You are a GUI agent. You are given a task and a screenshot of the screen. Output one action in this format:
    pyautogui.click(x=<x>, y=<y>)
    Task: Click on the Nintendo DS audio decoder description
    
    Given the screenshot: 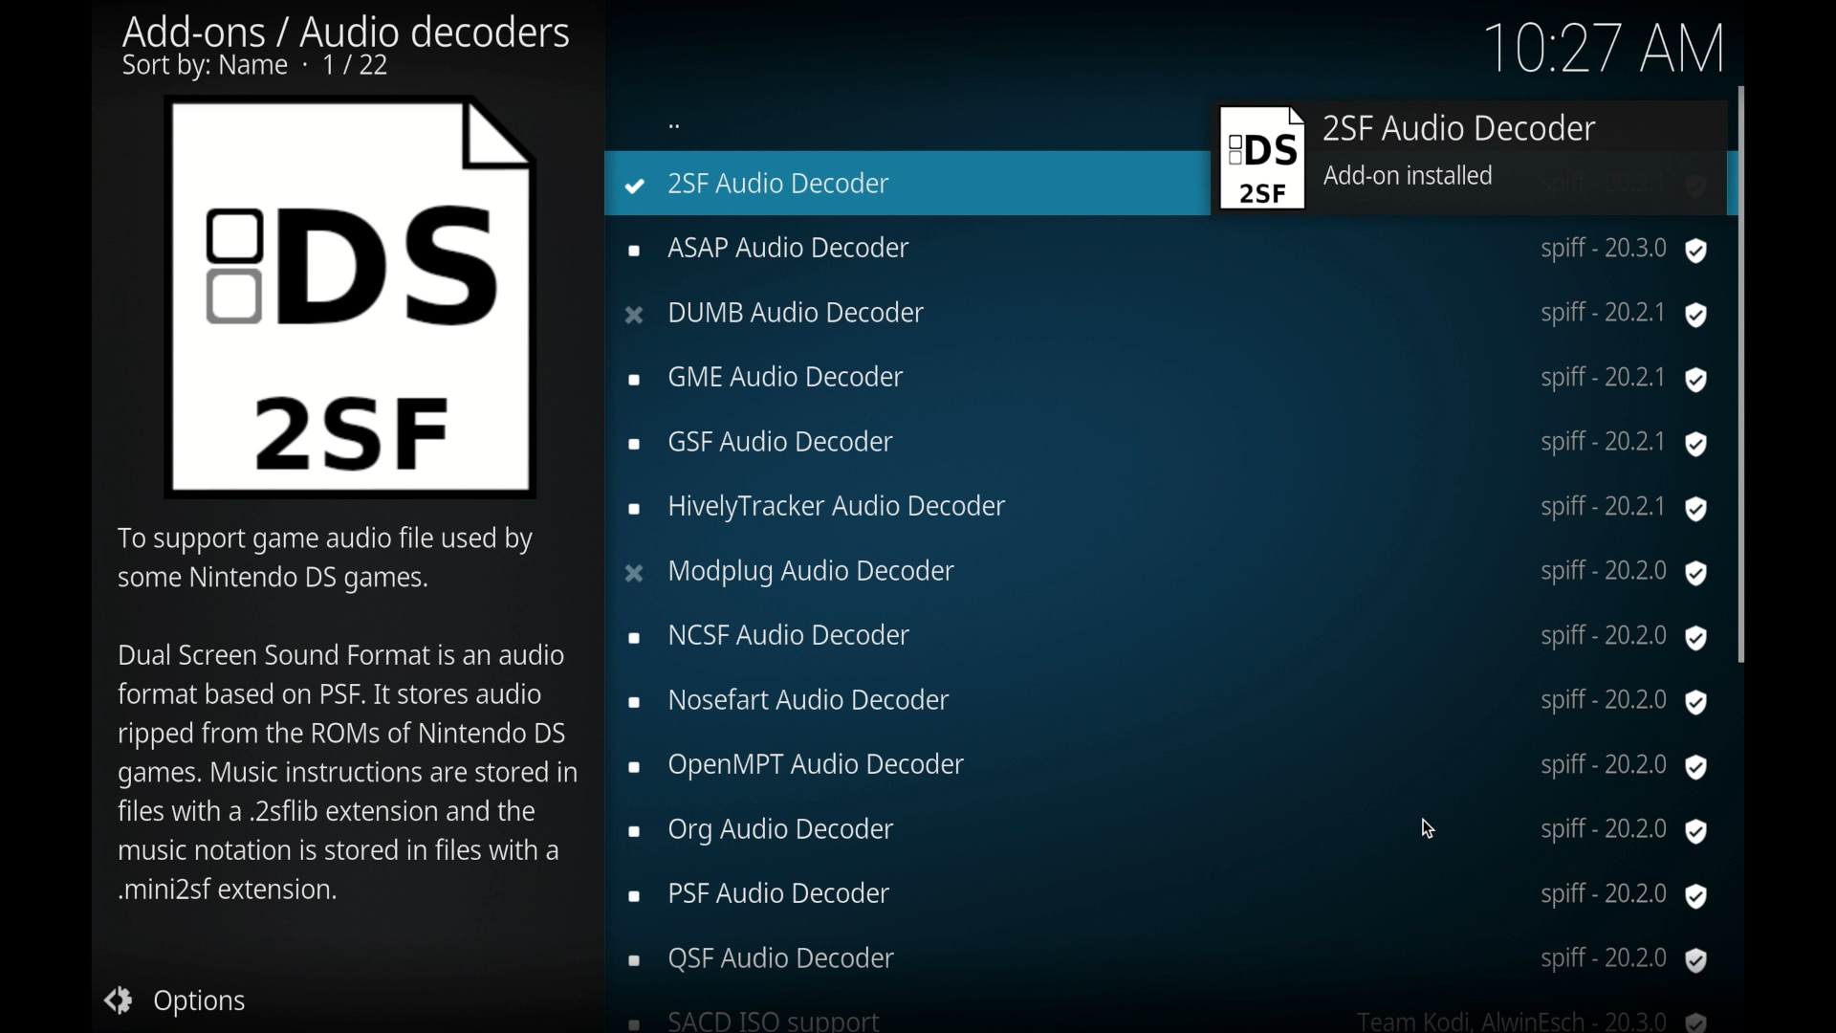 What is the action you would take?
    pyautogui.click(x=343, y=714)
    